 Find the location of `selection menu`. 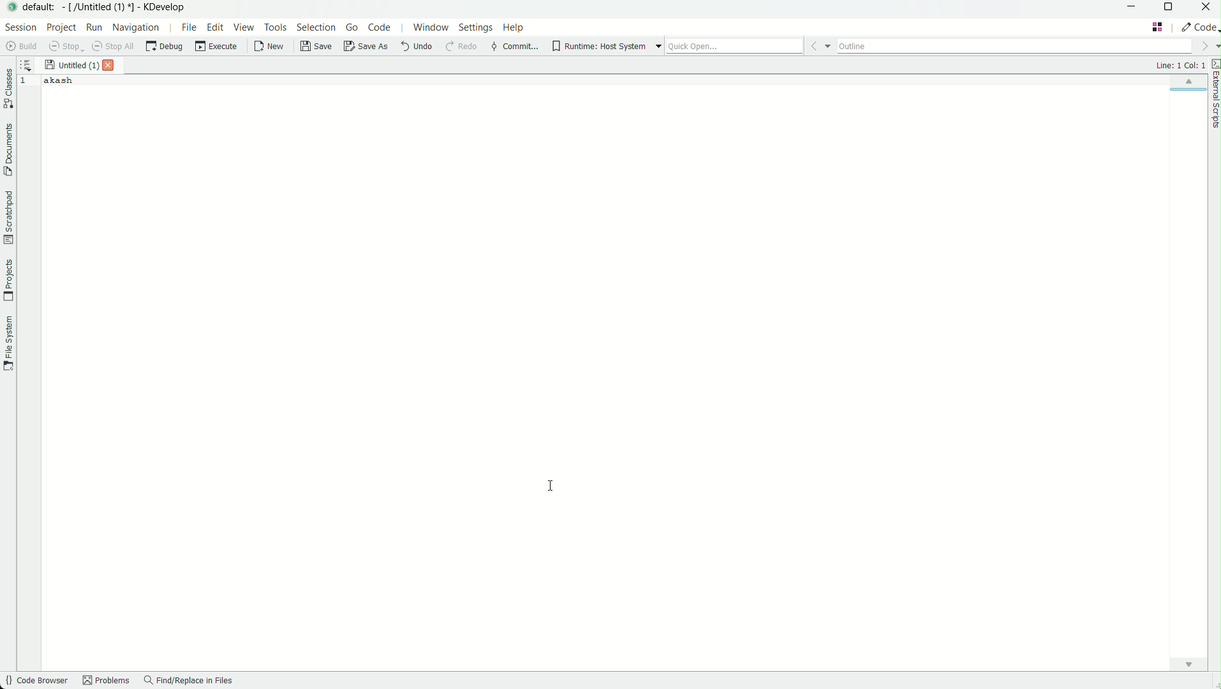

selection menu is located at coordinates (316, 27).